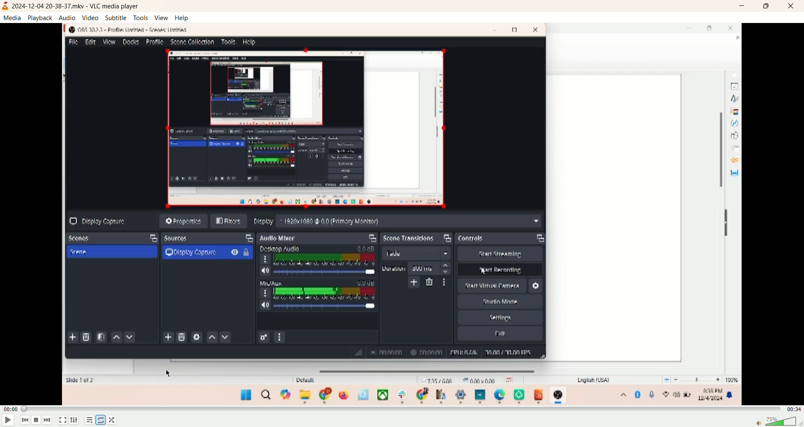 This screenshot has height=427, width=804. What do you see at coordinates (75, 420) in the screenshot?
I see `extended settings` at bounding box center [75, 420].